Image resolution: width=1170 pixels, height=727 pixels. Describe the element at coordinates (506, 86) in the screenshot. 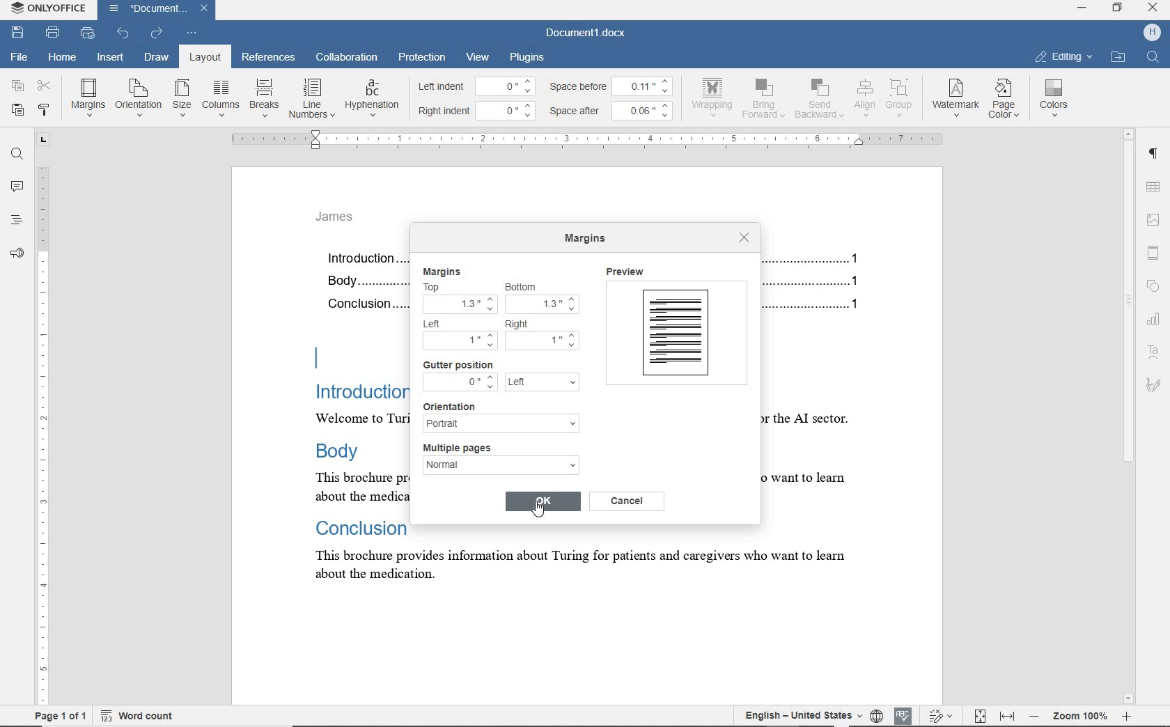

I see `0` at that location.